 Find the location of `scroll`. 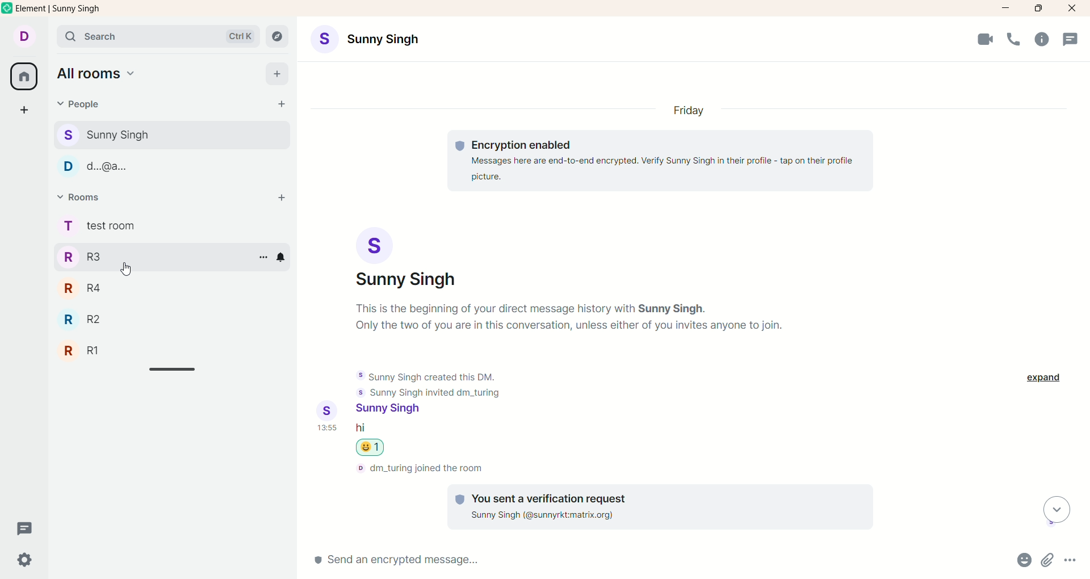

scroll is located at coordinates (1054, 510).